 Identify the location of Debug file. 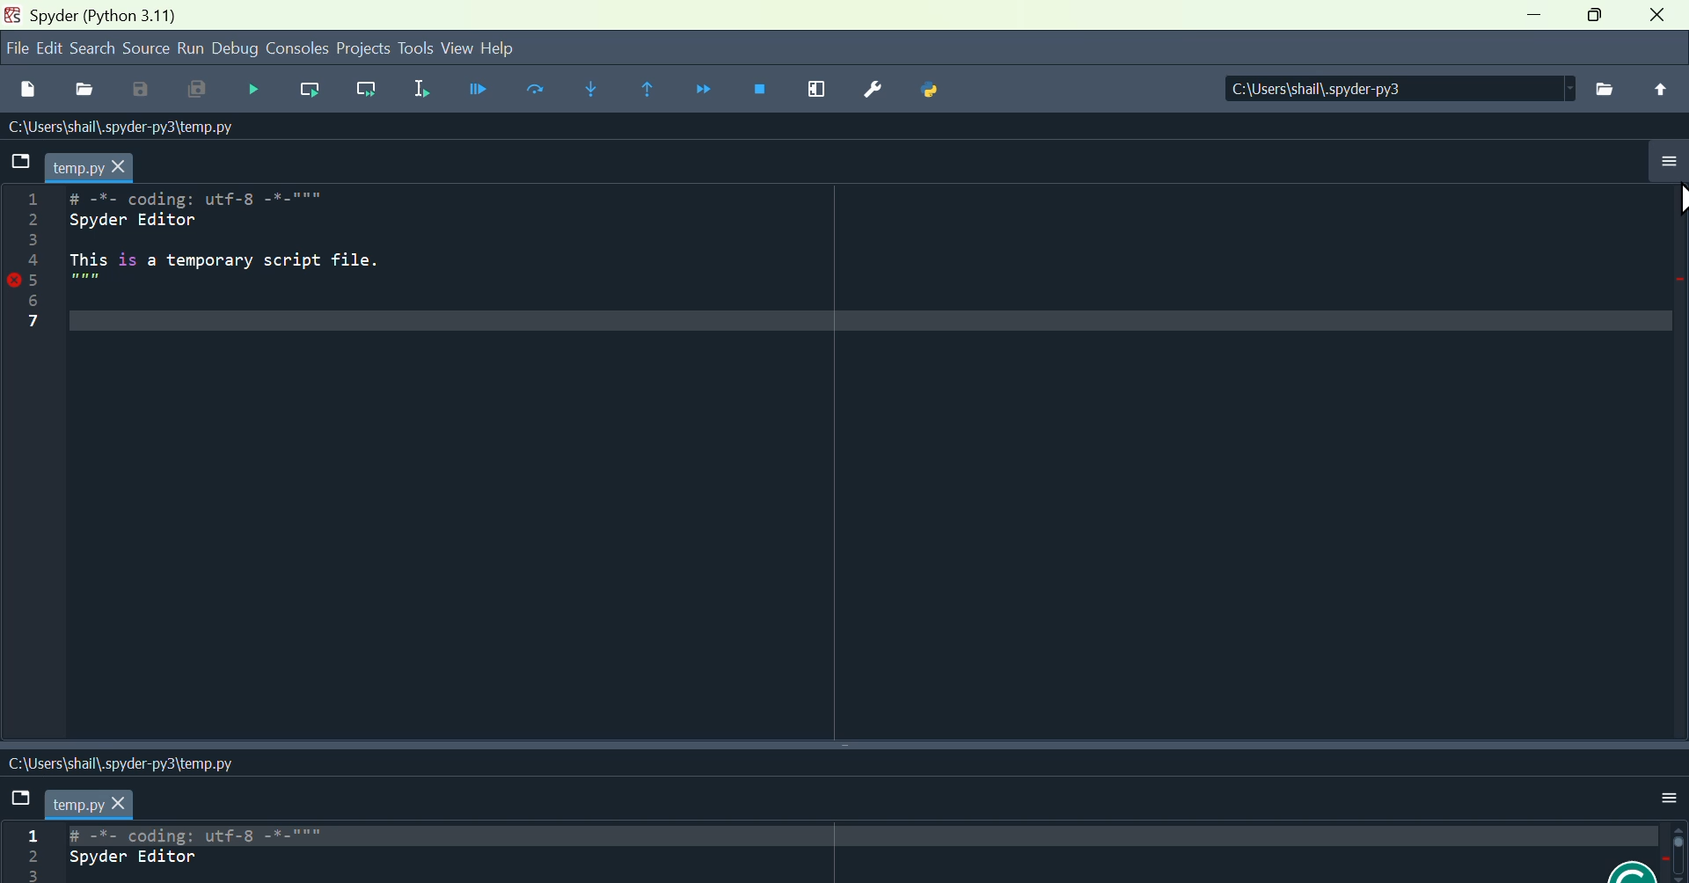
(258, 91).